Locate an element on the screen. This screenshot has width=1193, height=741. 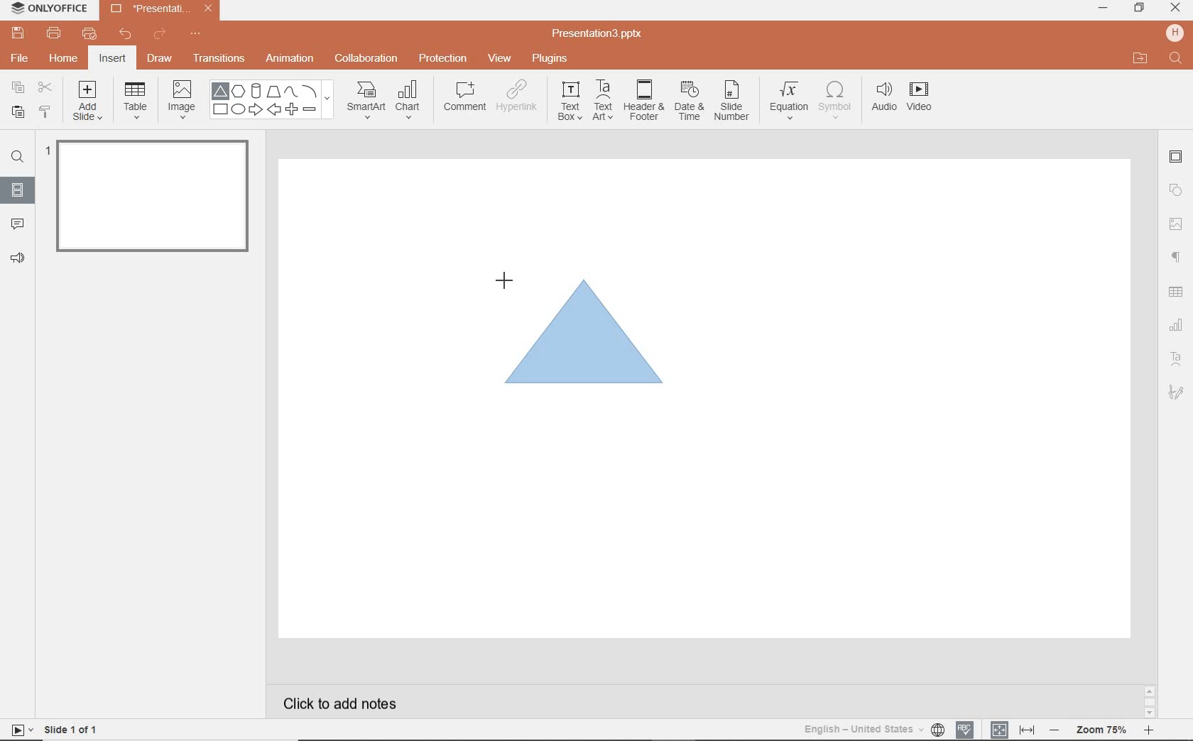
UNDO is located at coordinates (126, 35).